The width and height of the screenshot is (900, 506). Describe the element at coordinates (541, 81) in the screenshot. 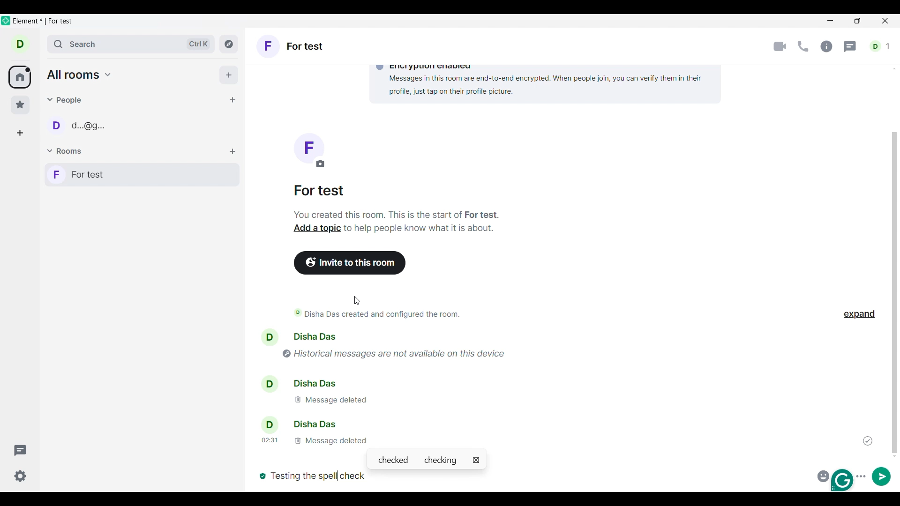

I see `Encryption enabled Messages in this room are end-to-end encrypted. When people join, you can verify them in their profile, just tap on their profile picture.` at that location.